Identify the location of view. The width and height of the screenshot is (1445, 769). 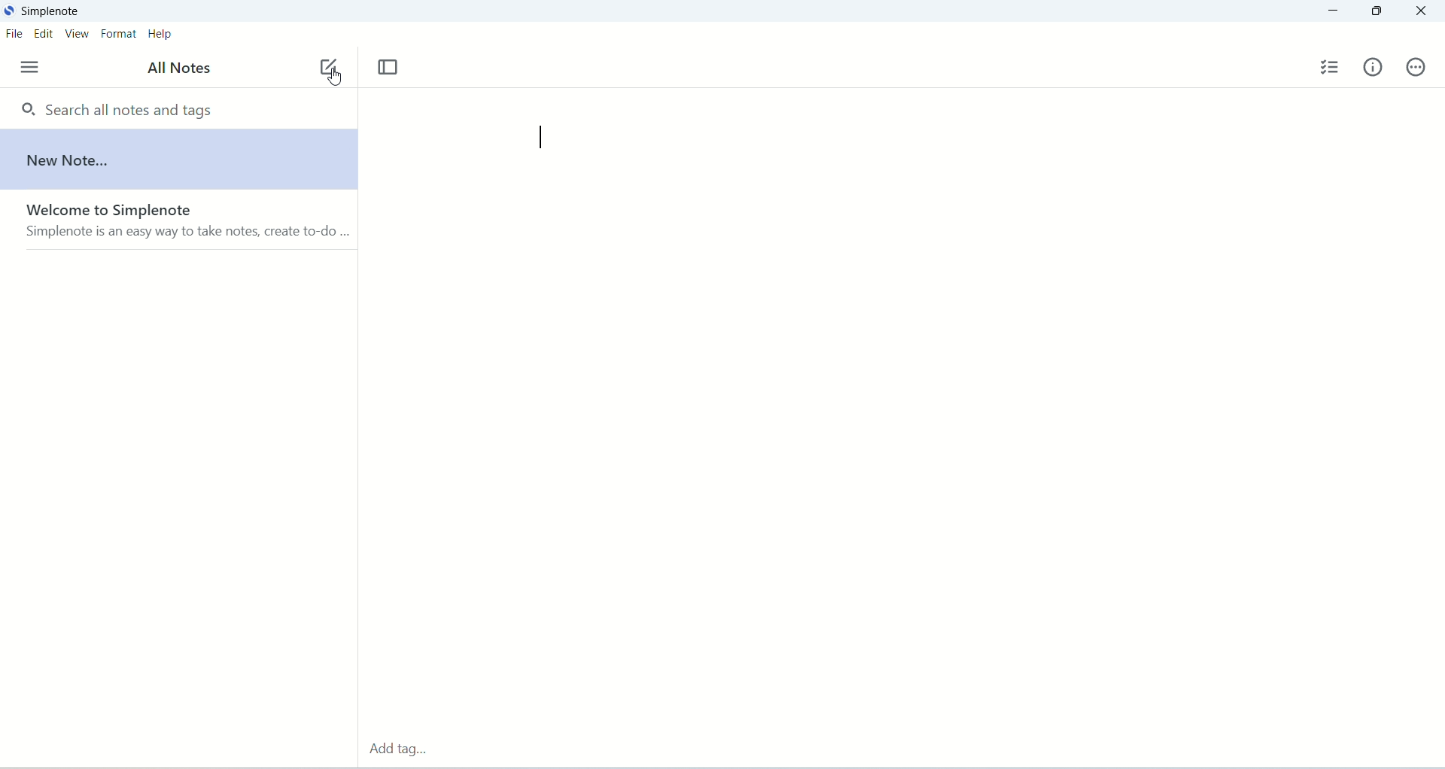
(78, 35).